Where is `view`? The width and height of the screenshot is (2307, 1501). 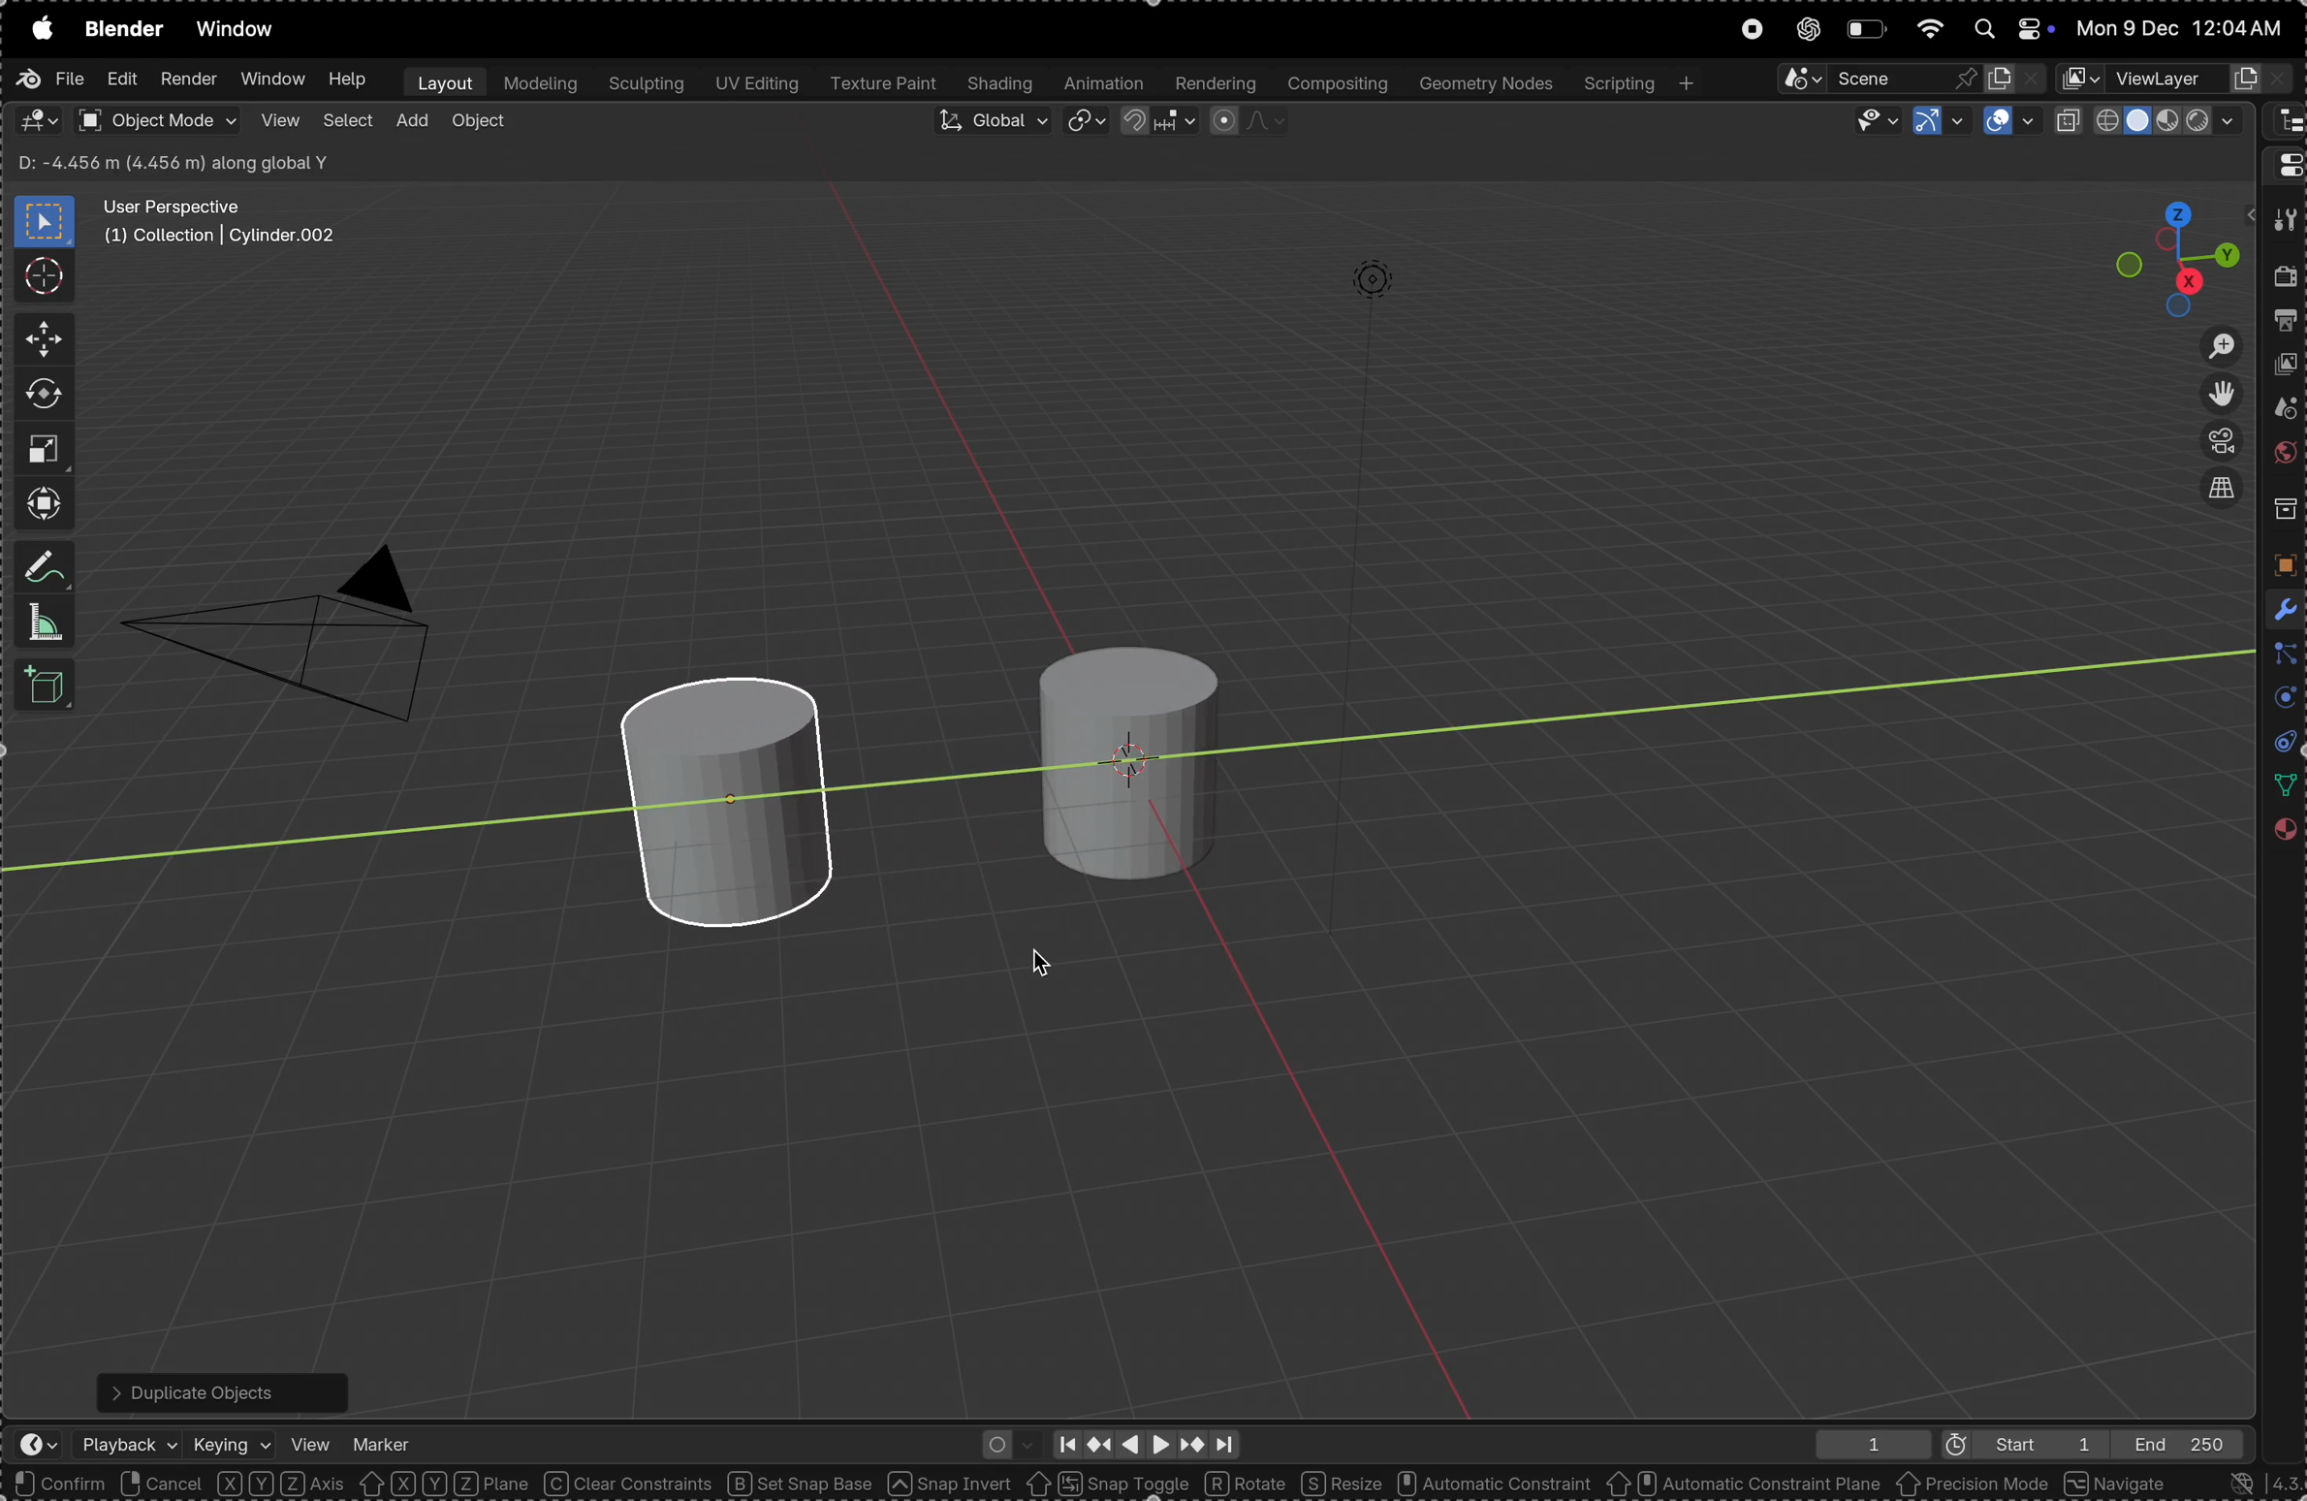 view is located at coordinates (310, 1441).